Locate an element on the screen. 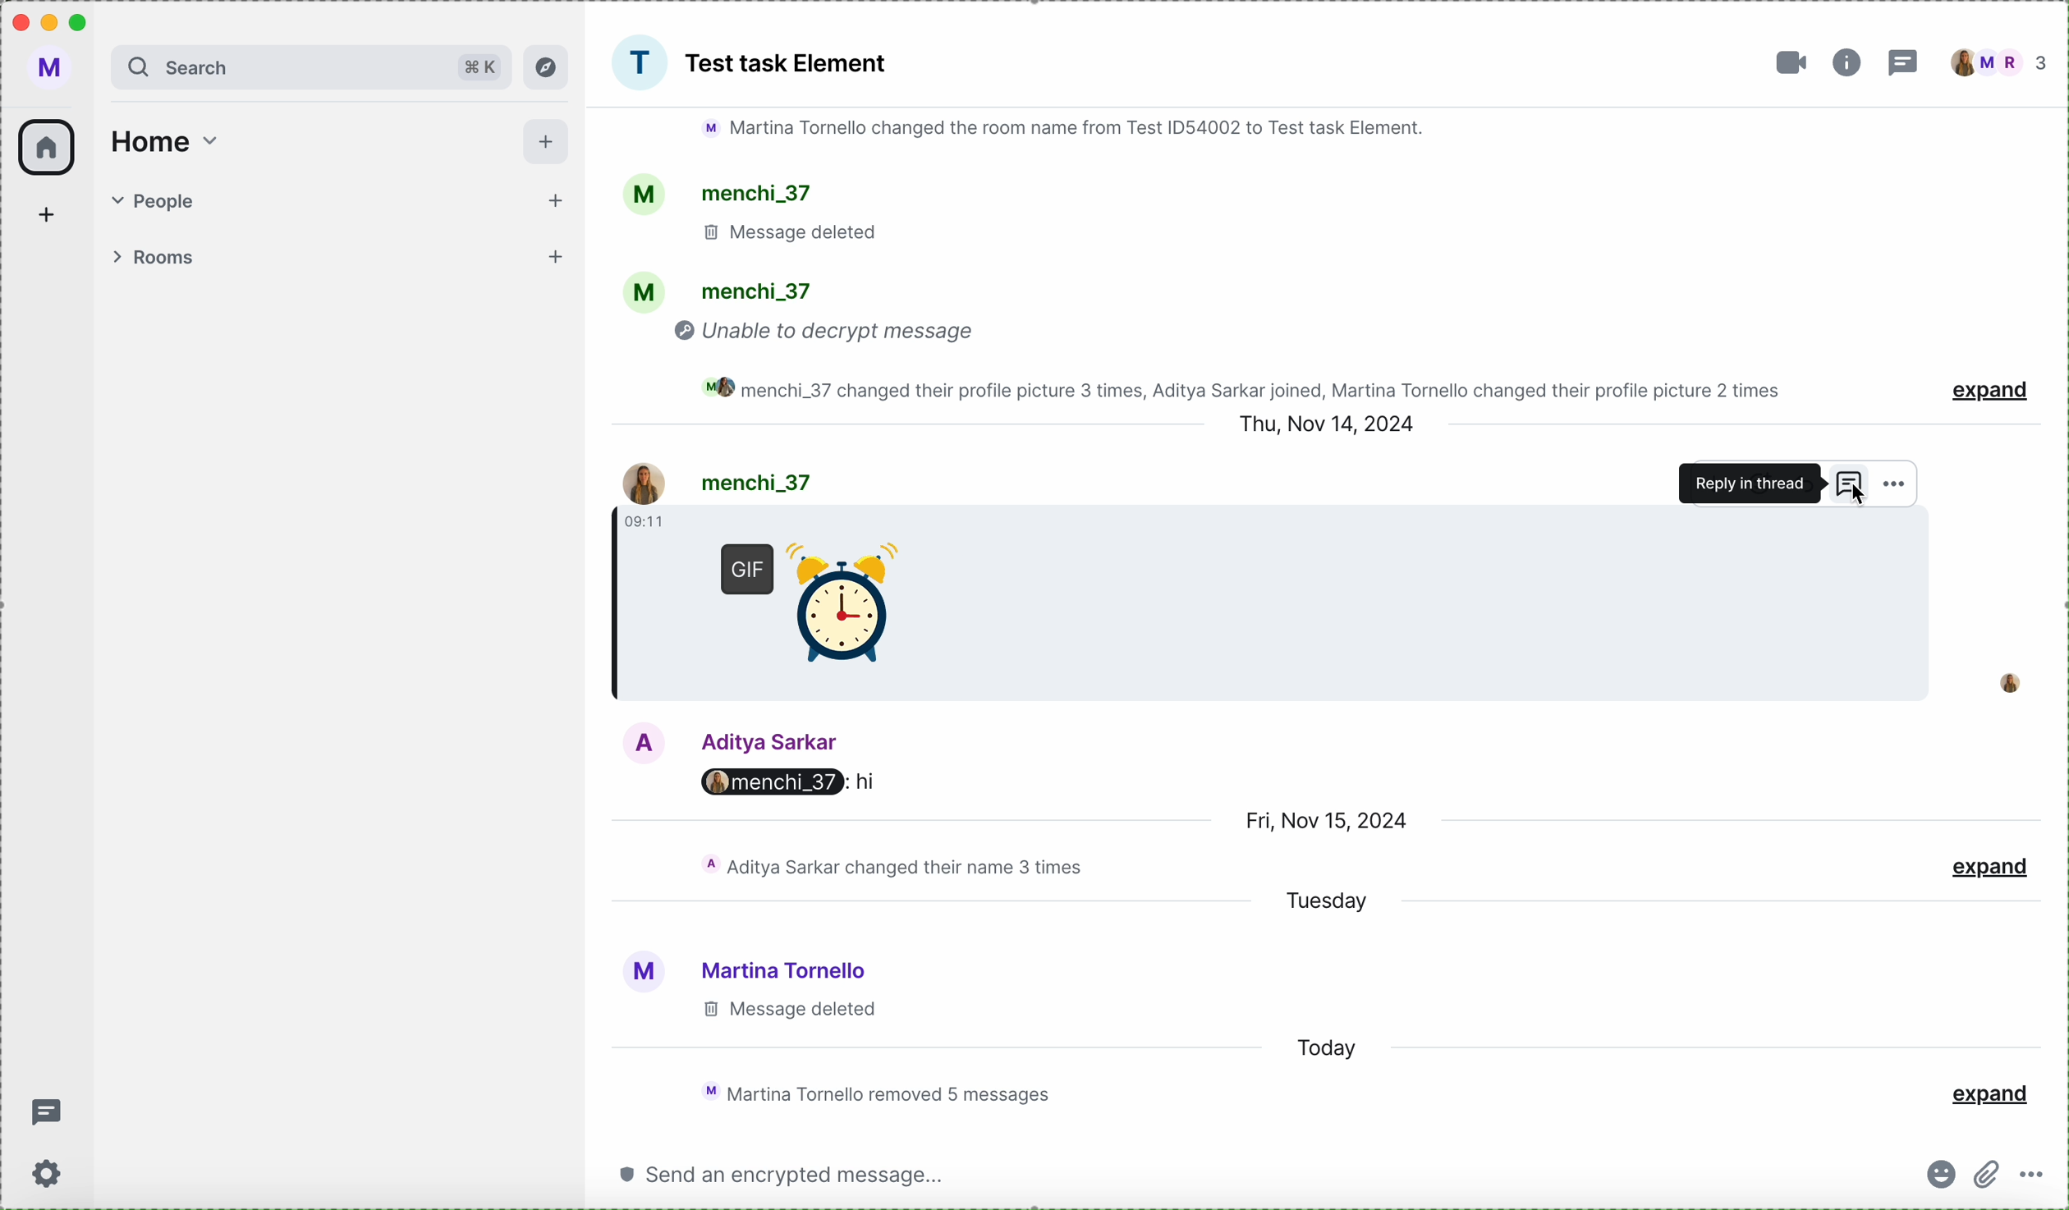 The image size is (2069, 1210). expand is located at coordinates (1990, 395).